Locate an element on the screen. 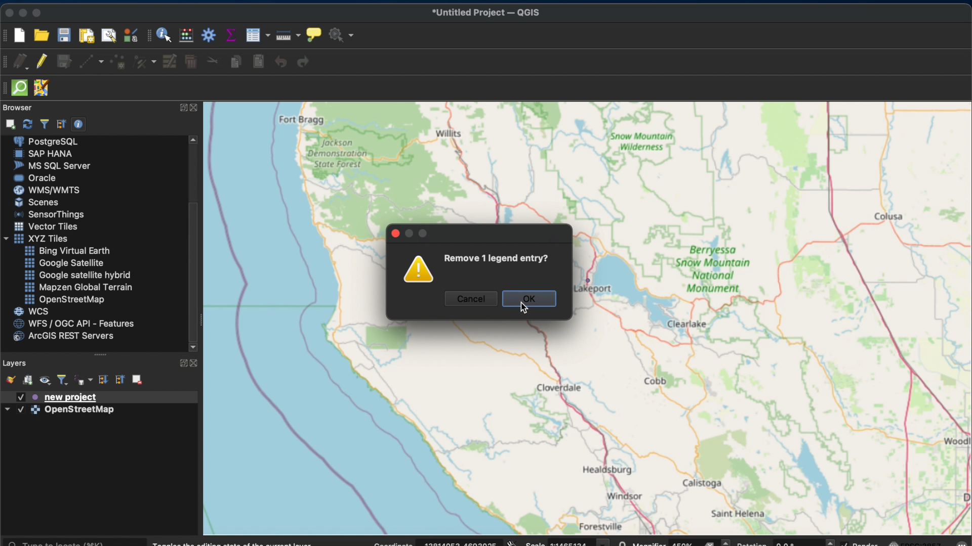 Image resolution: width=972 pixels, height=546 pixels. mapzen global terrain is located at coordinates (77, 287).